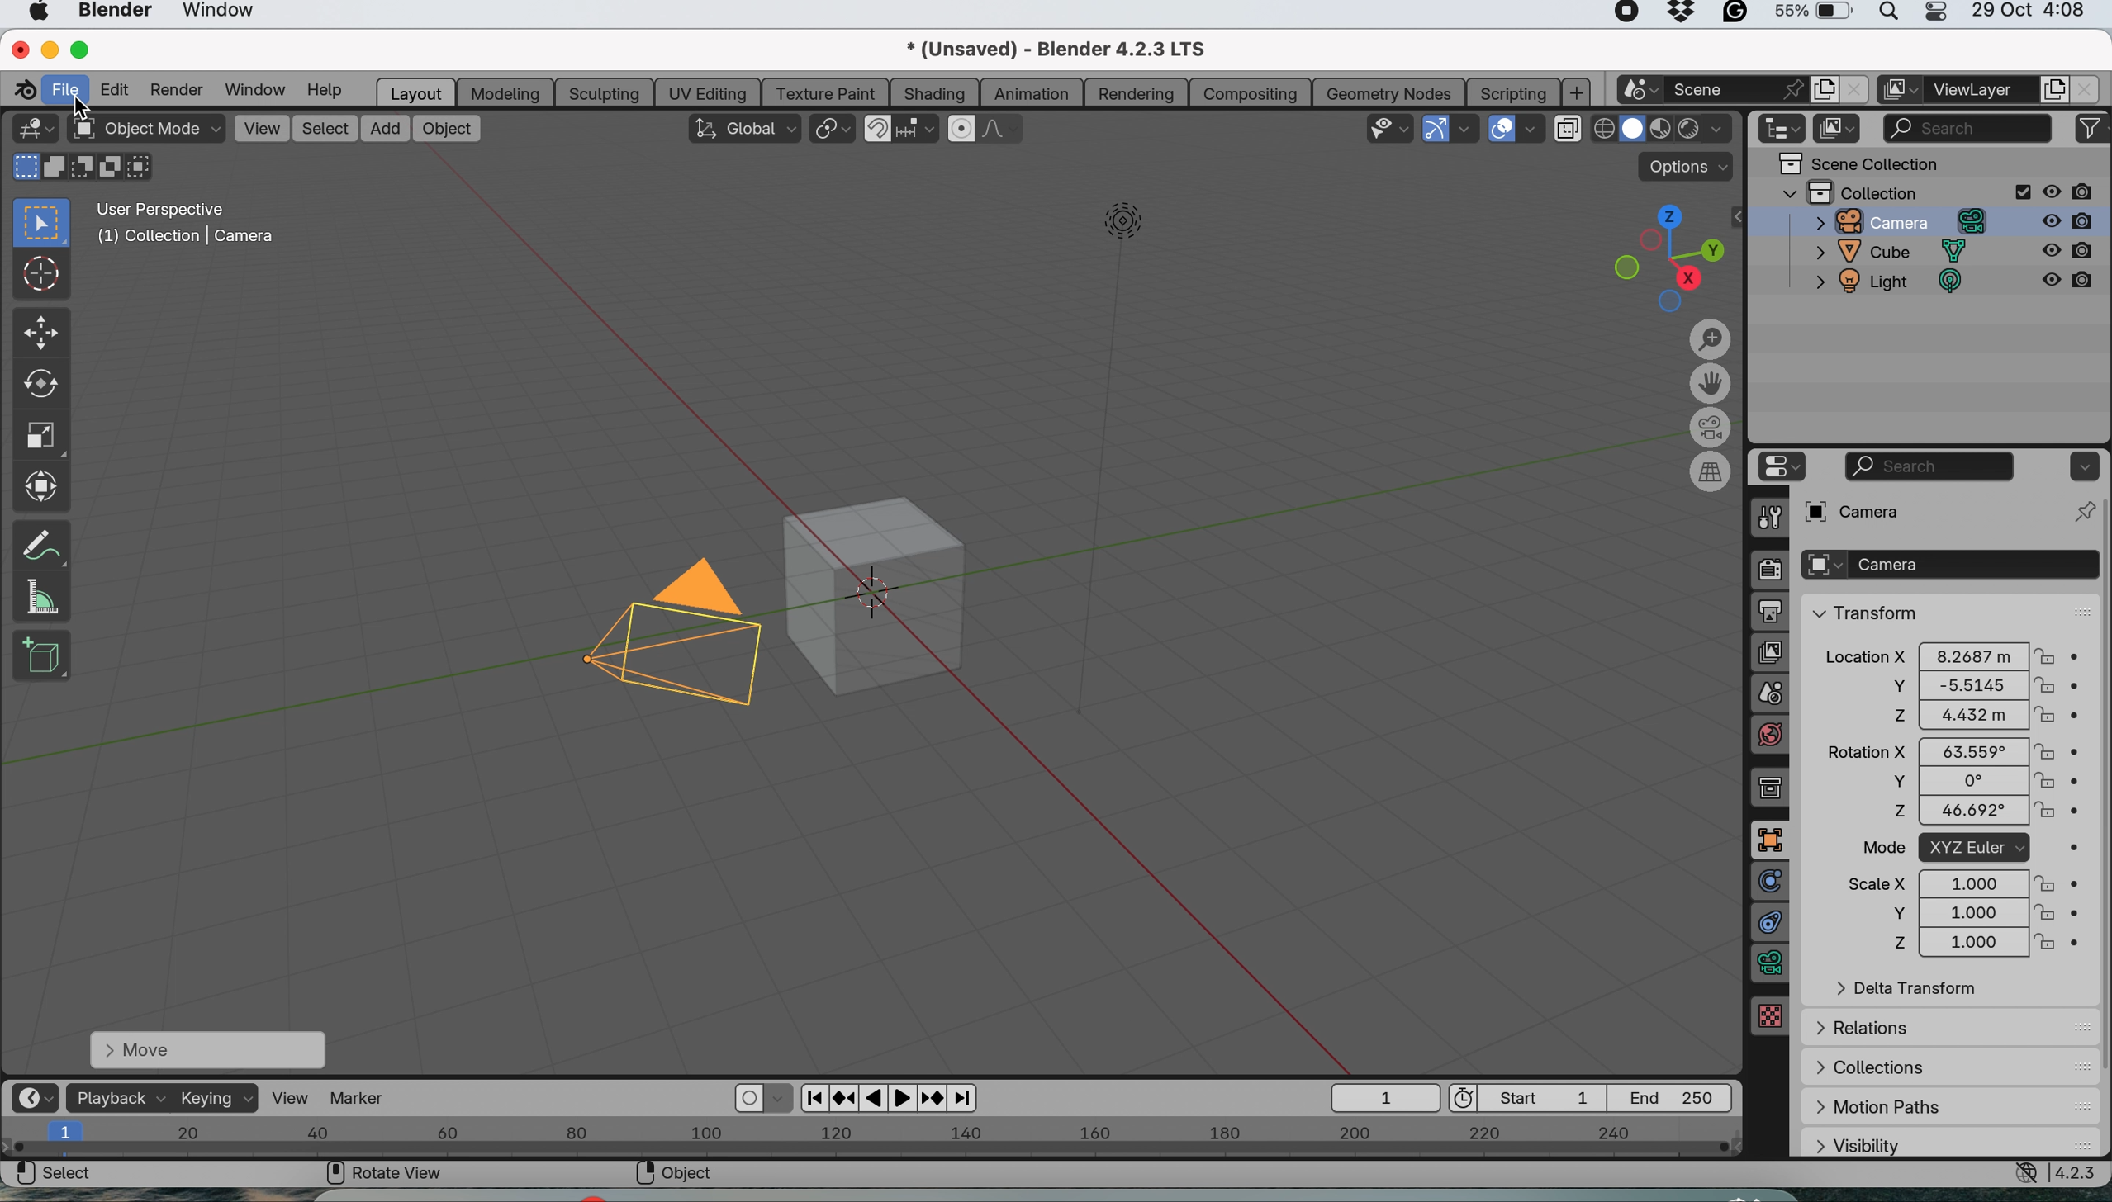 The image size is (2112, 1202). What do you see at coordinates (1951, 654) in the screenshot?
I see `Location x 8.2687` at bounding box center [1951, 654].